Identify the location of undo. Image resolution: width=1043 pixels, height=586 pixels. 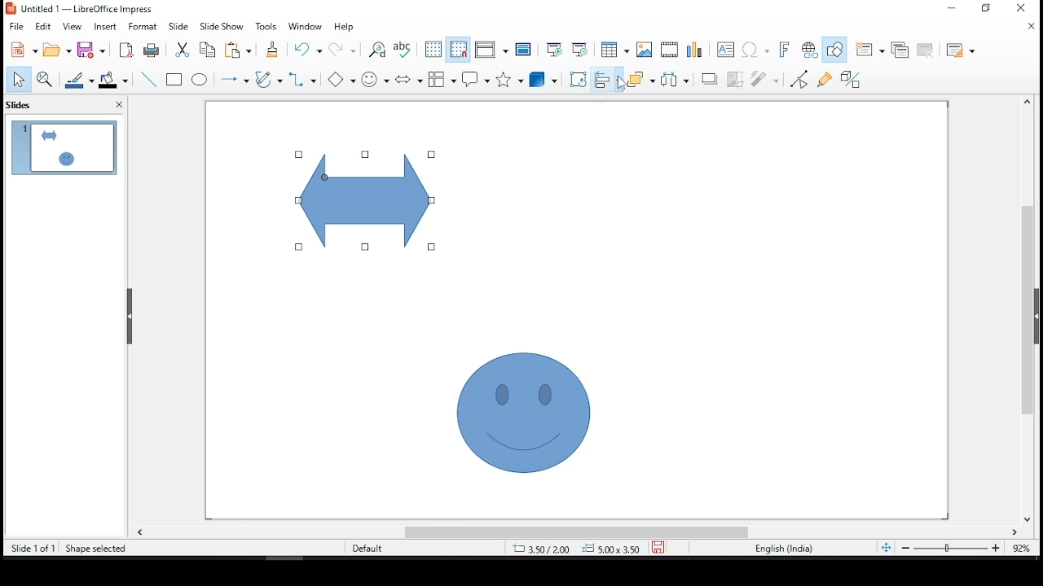
(309, 50).